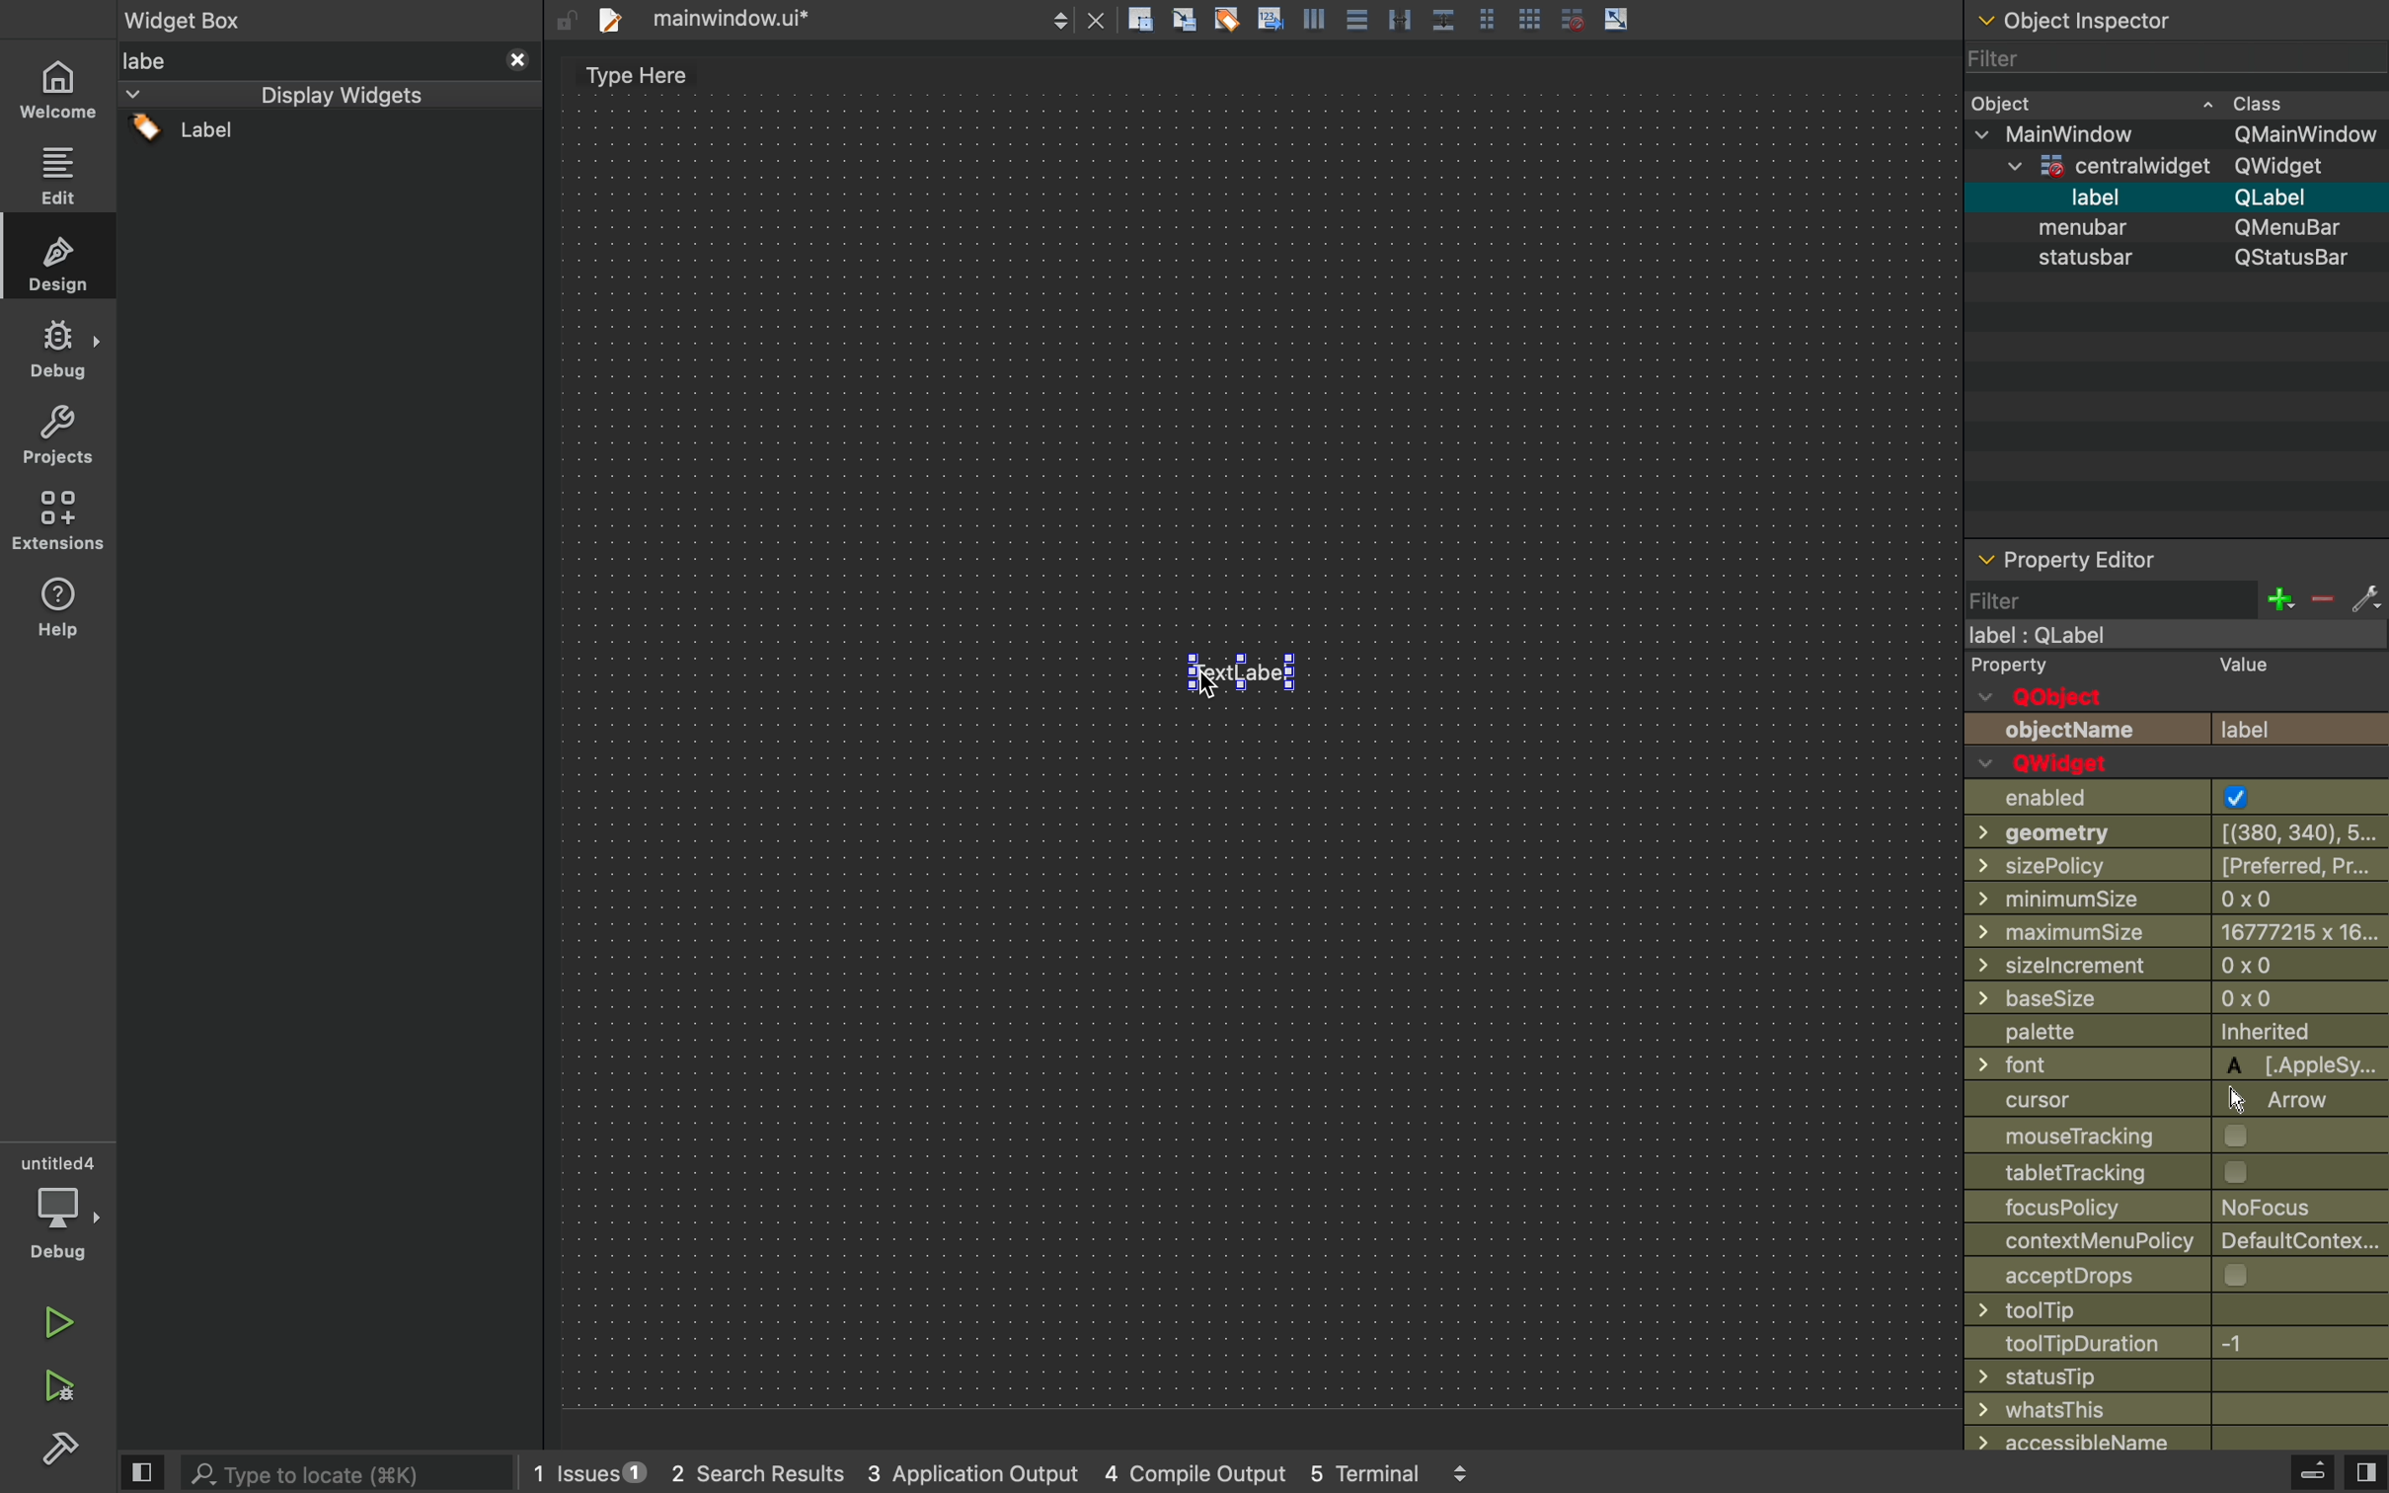  I want to click on , so click(2167, 636).